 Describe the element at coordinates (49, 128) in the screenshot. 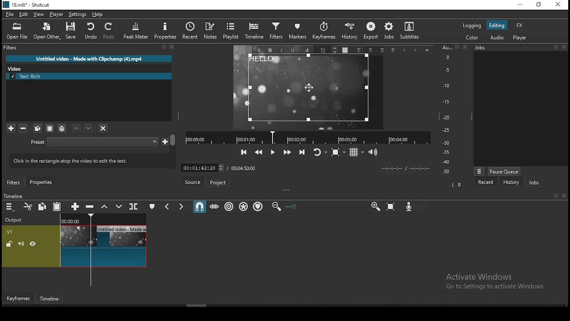

I see `paste` at that location.